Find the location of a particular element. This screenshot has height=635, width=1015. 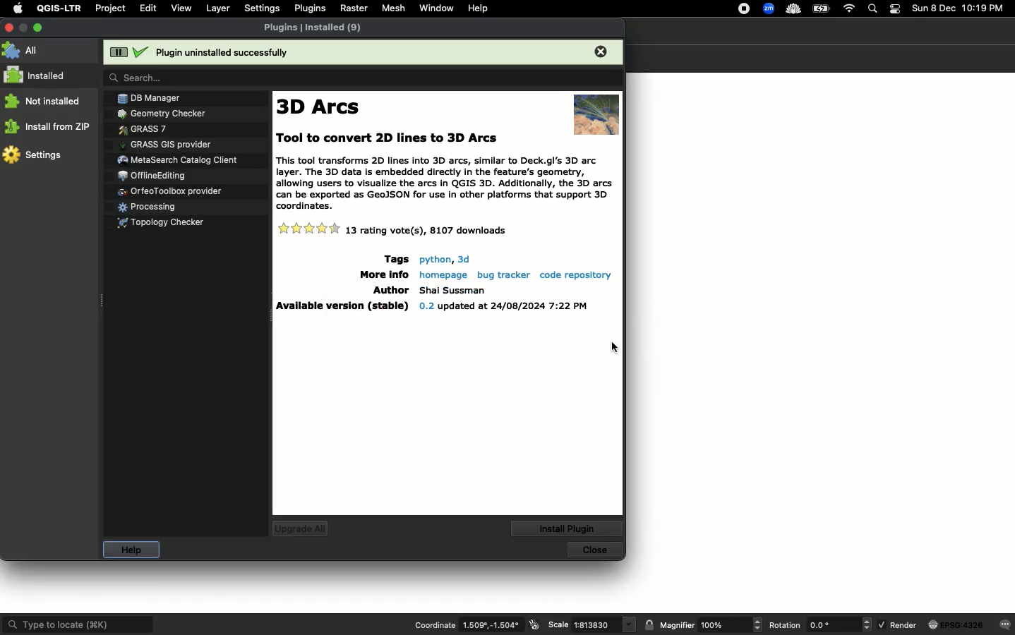

Plugins is located at coordinates (158, 97).